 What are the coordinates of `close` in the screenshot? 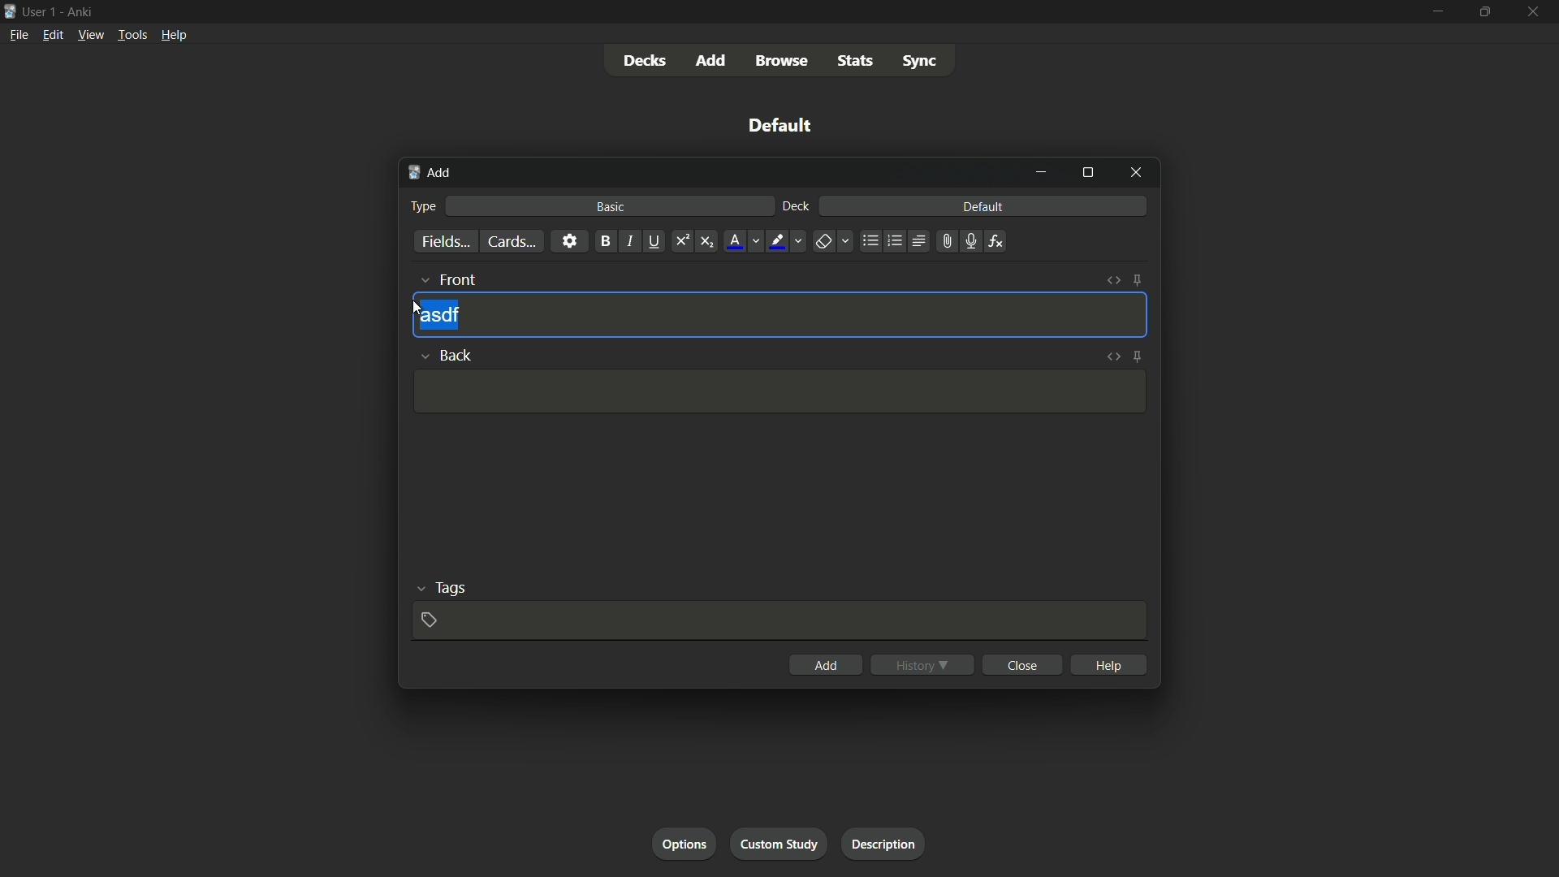 It's located at (1023, 664).